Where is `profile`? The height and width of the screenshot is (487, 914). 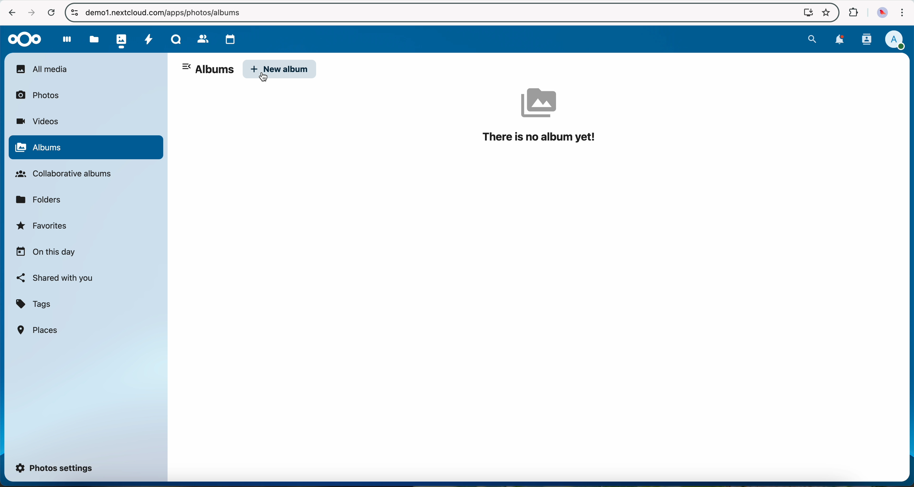 profile is located at coordinates (894, 40).